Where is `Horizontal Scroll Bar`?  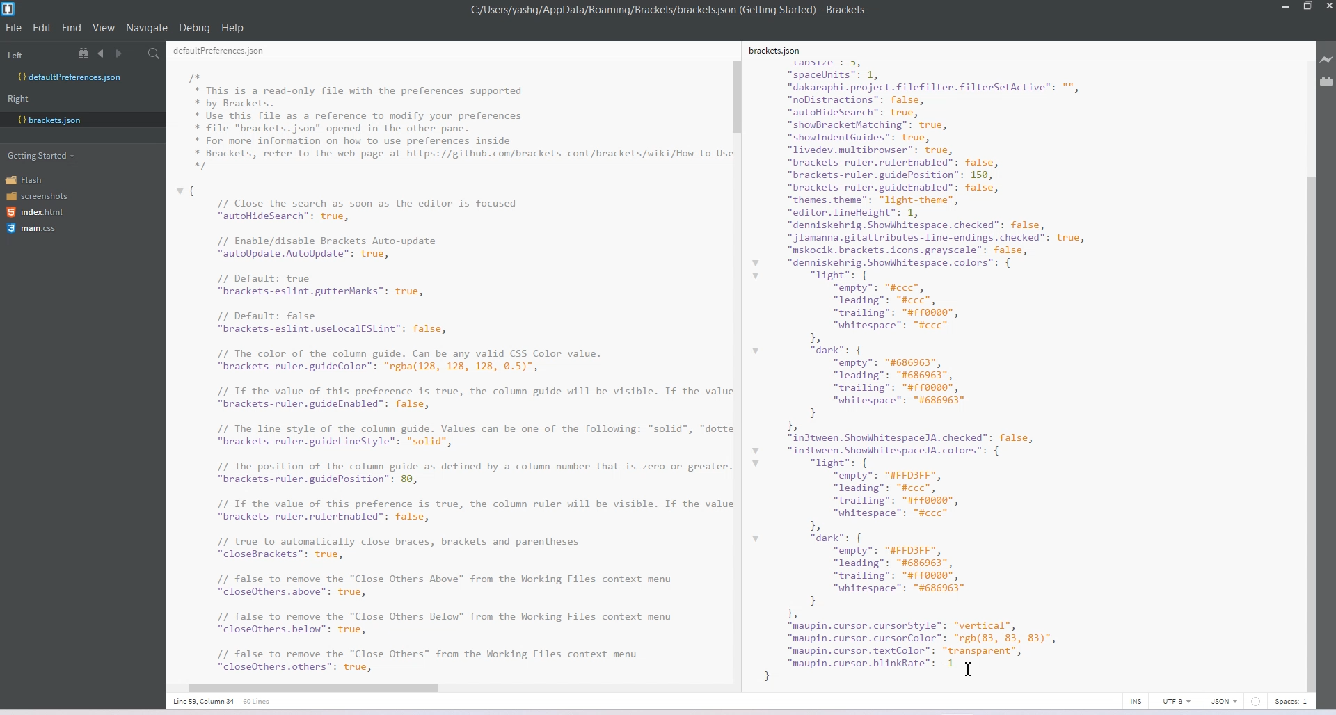 Horizontal Scroll Bar is located at coordinates (443, 685).